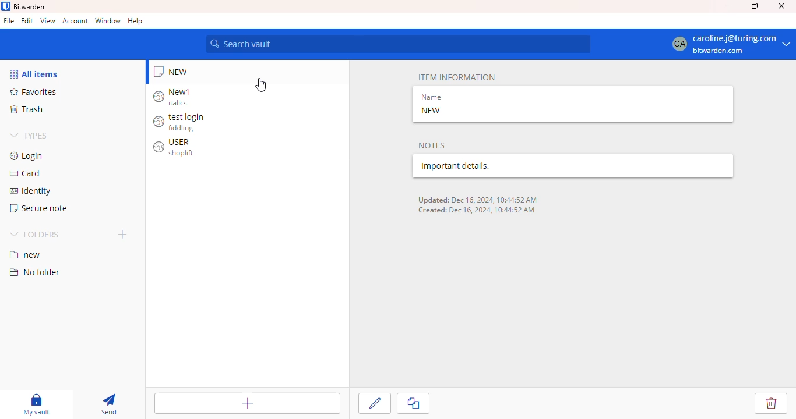 This screenshot has height=419, width=796. What do you see at coordinates (30, 191) in the screenshot?
I see `identity` at bounding box center [30, 191].